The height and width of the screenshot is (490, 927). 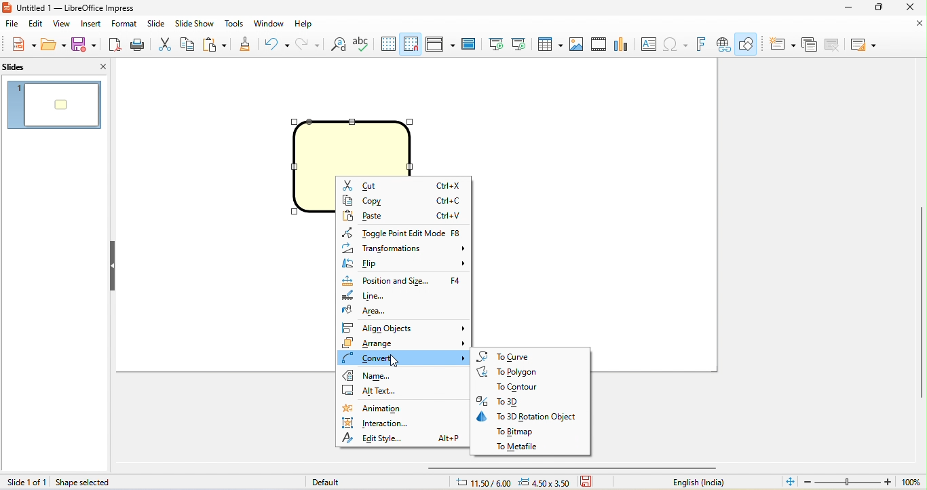 I want to click on align objects, so click(x=403, y=329).